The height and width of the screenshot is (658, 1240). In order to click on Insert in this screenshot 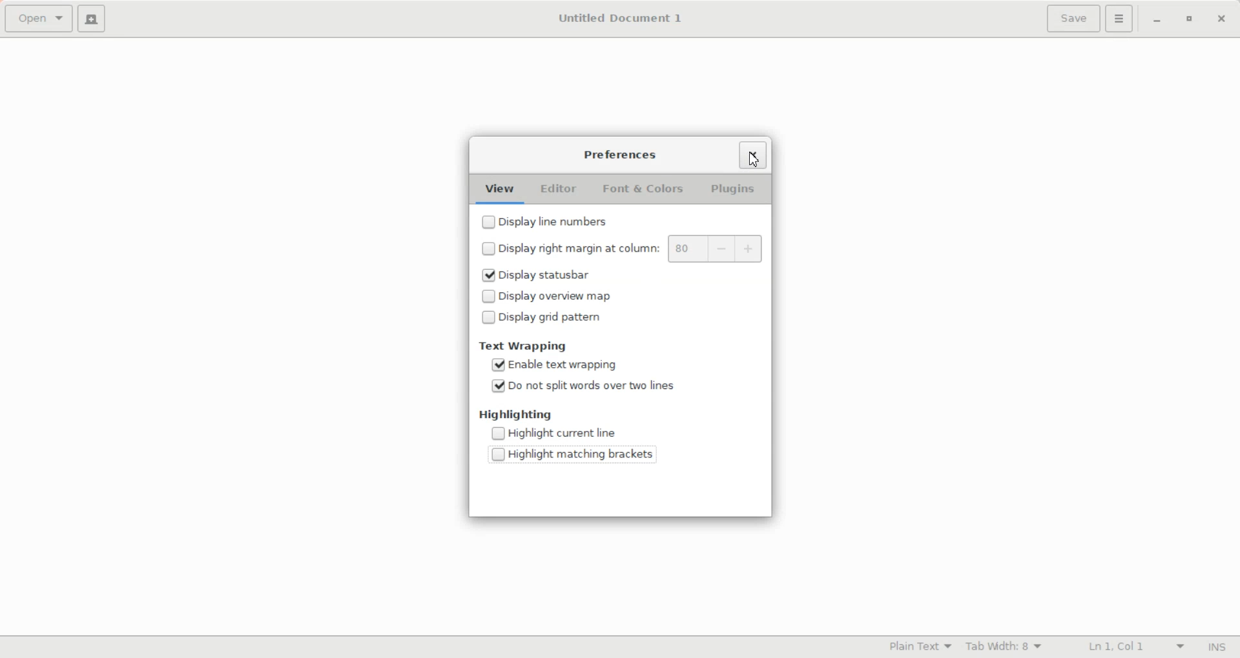, I will do `click(1213, 647)`.